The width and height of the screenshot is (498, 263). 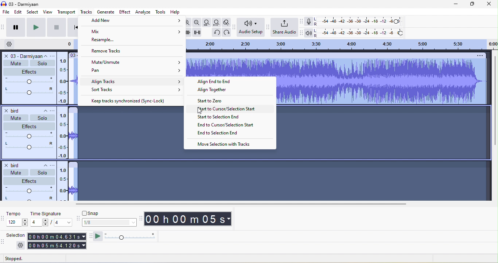 What do you see at coordinates (218, 134) in the screenshot?
I see `end to selection end` at bounding box center [218, 134].